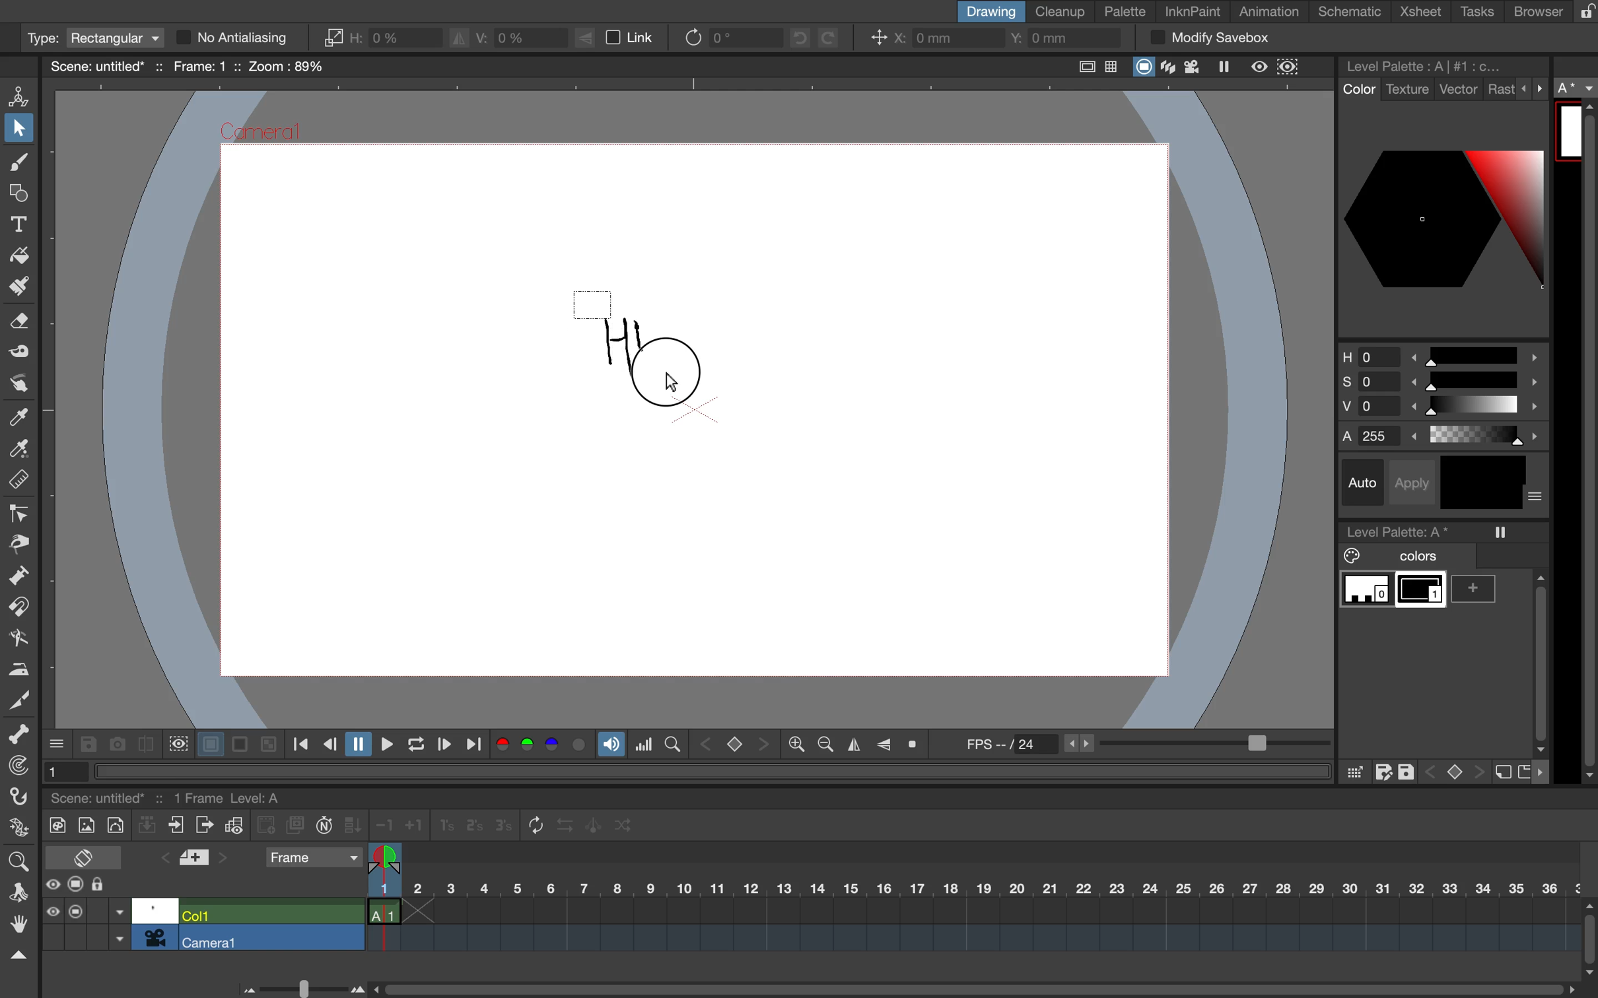 This screenshot has height=998, width=1598. I want to click on lock rooms tab, so click(1581, 13).